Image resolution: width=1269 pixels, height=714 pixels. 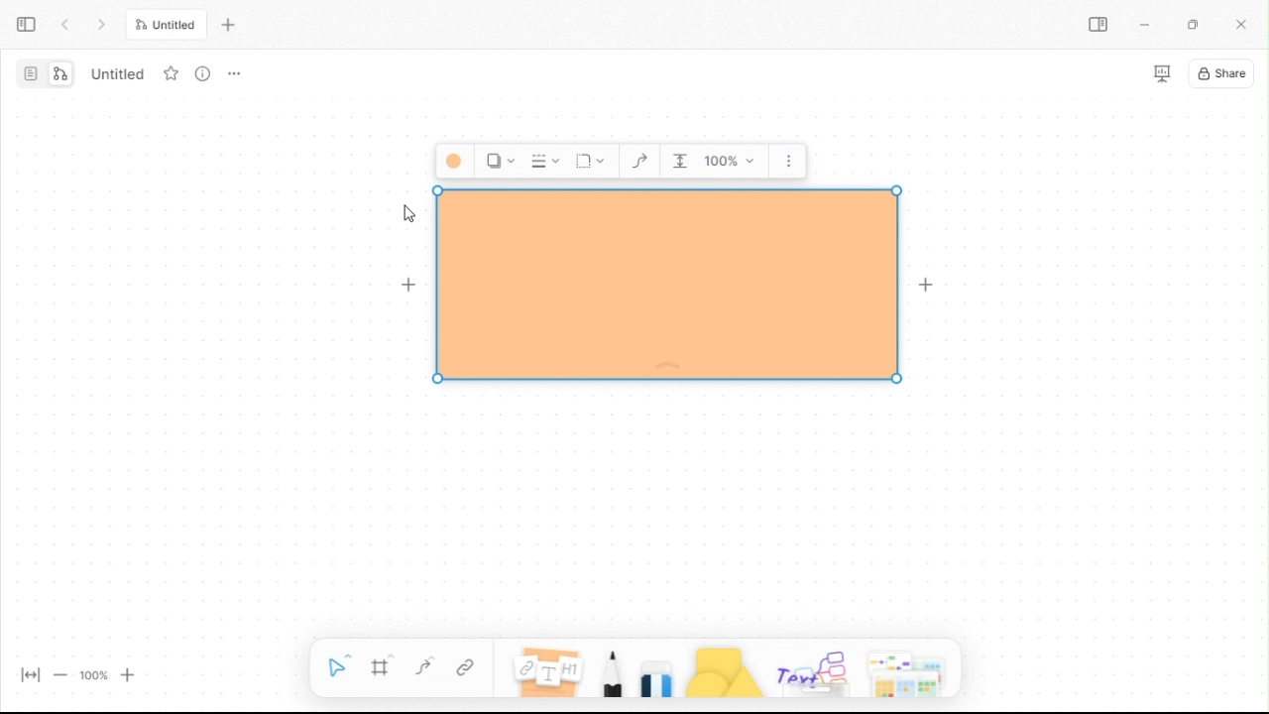 I want to click on Background color, so click(x=454, y=162).